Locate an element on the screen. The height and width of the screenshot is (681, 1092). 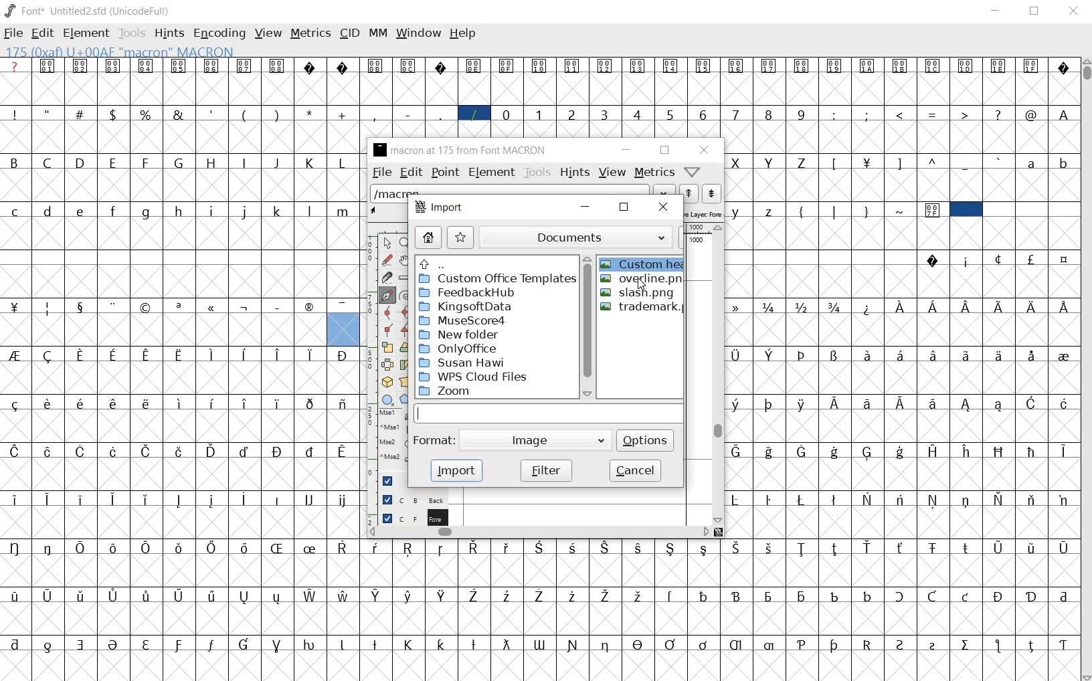
glyph slot is located at coordinates (342, 330).